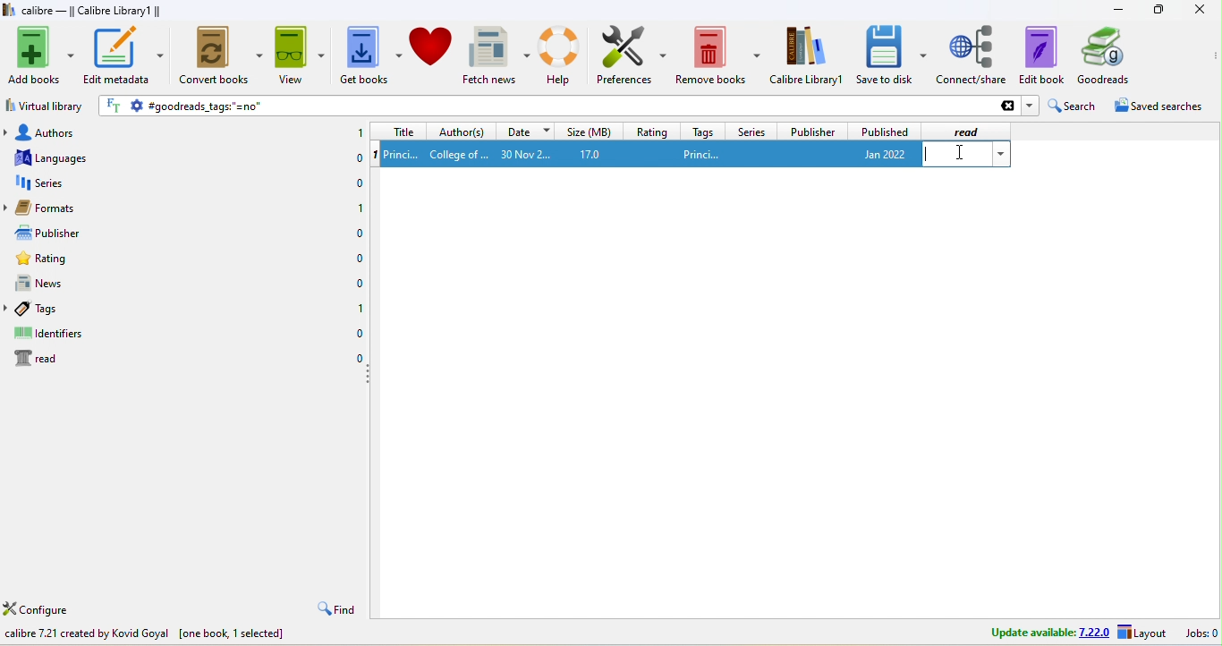 The width and height of the screenshot is (1222, 646). I want to click on configure, so click(47, 608).